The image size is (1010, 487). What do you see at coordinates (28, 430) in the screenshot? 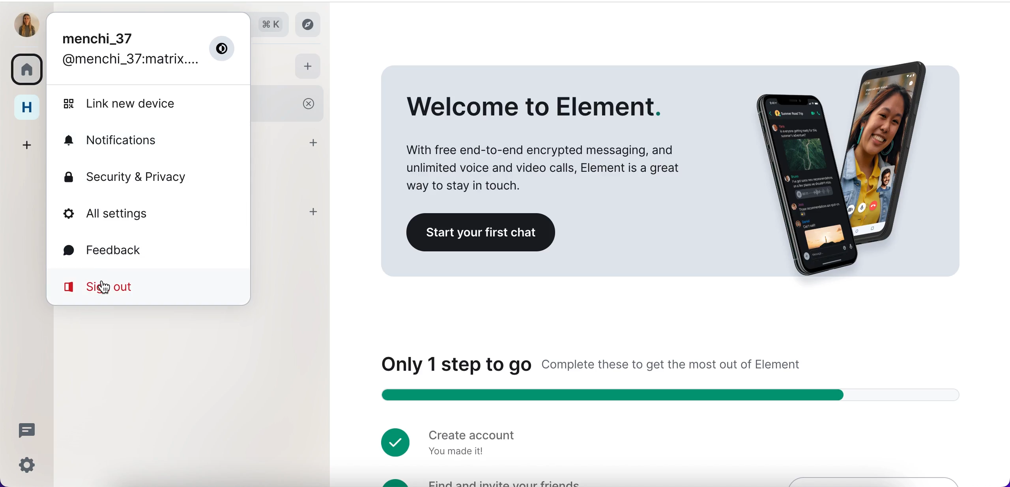
I see `threads` at bounding box center [28, 430].